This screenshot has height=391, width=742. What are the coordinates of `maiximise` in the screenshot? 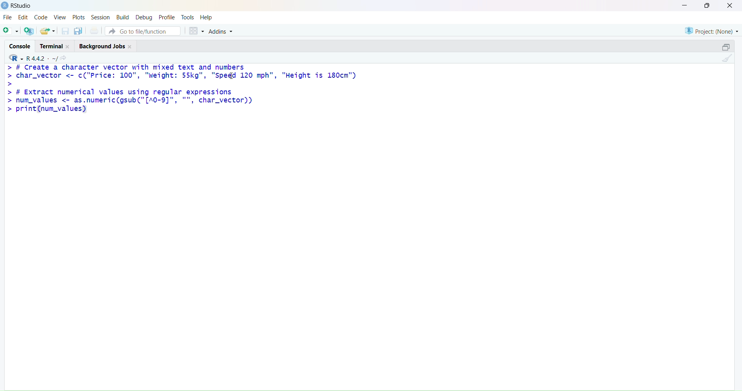 It's located at (707, 5).